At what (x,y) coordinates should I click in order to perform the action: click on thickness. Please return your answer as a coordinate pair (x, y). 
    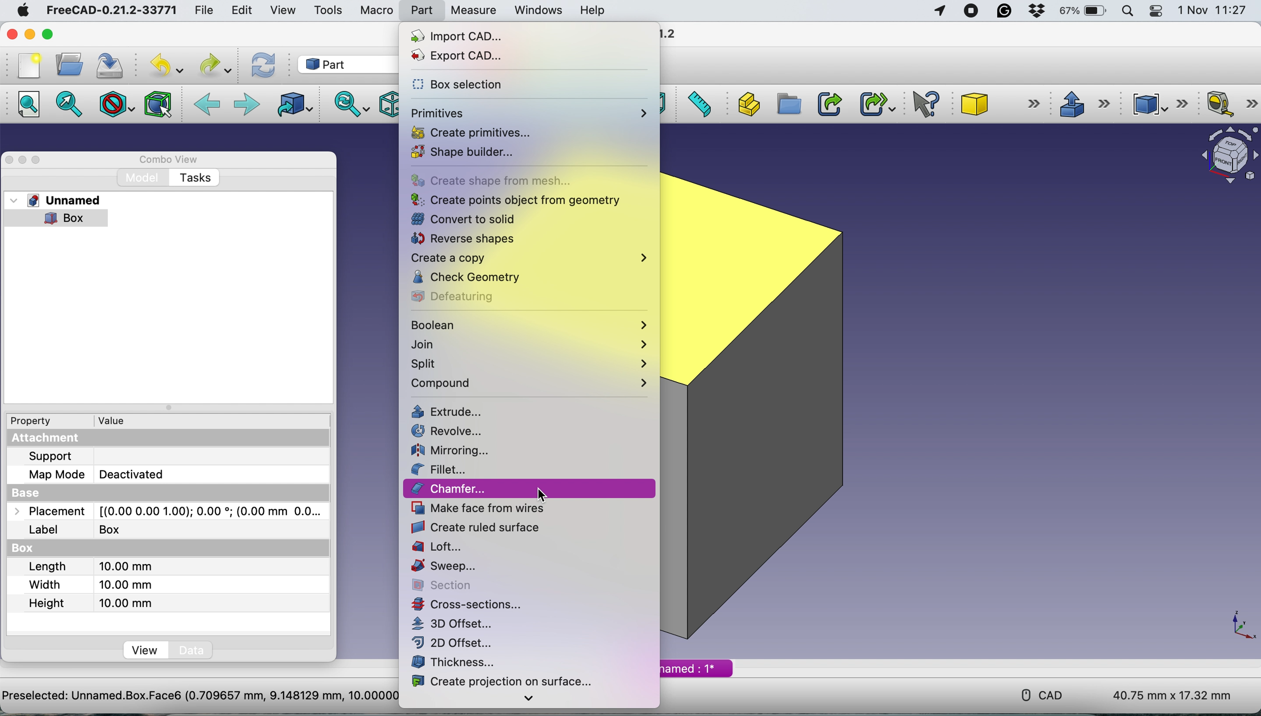
    Looking at the image, I should click on (455, 663).